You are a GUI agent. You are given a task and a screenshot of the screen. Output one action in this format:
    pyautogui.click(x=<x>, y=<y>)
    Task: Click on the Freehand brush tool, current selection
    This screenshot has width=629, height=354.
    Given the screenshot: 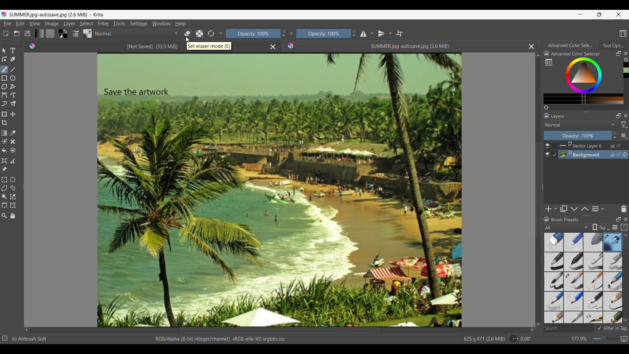 What is the action you would take?
    pyautogui.click(x=5, y=69)
    